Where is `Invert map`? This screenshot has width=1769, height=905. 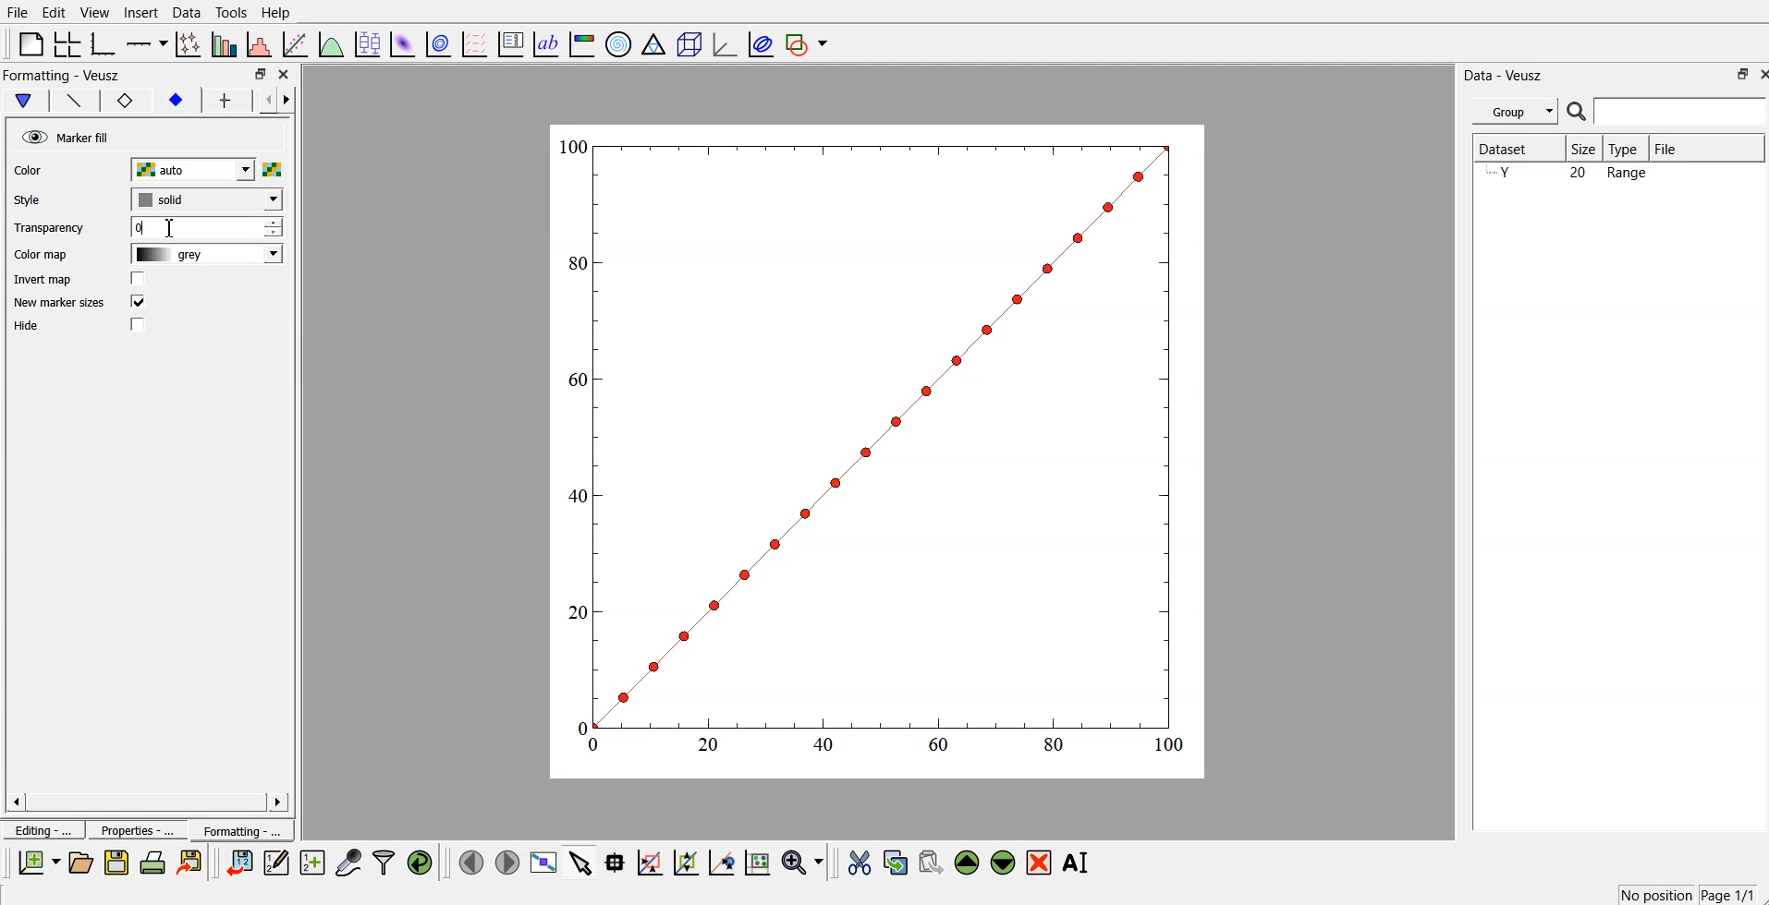
Invert map is located at coordinates (43, 279).